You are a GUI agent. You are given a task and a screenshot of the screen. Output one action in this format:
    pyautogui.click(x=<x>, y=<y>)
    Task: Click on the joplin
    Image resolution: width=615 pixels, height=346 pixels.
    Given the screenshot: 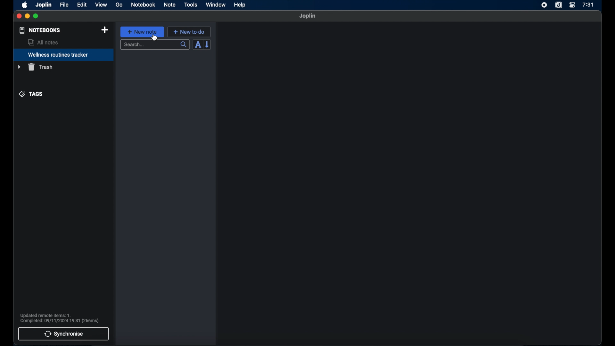 What is the action you would take?
    pyautogui.click(x=44, y=5)
    